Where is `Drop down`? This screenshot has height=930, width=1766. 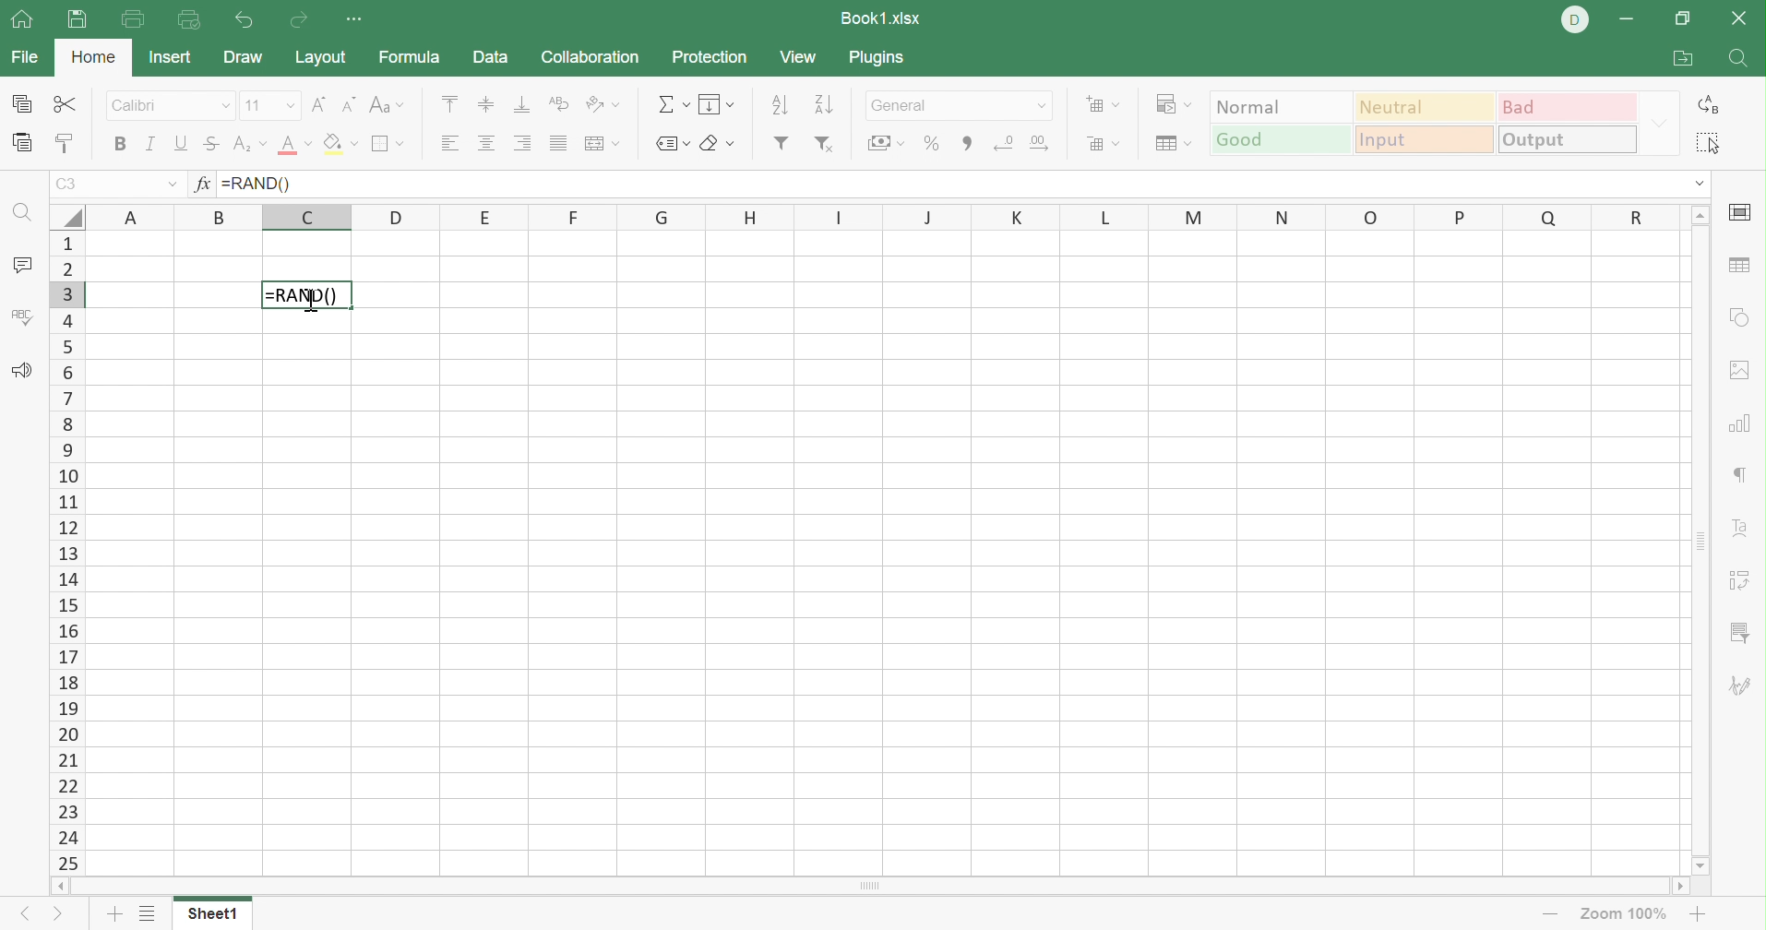
Drop down is located at coordinates (1044, 106).